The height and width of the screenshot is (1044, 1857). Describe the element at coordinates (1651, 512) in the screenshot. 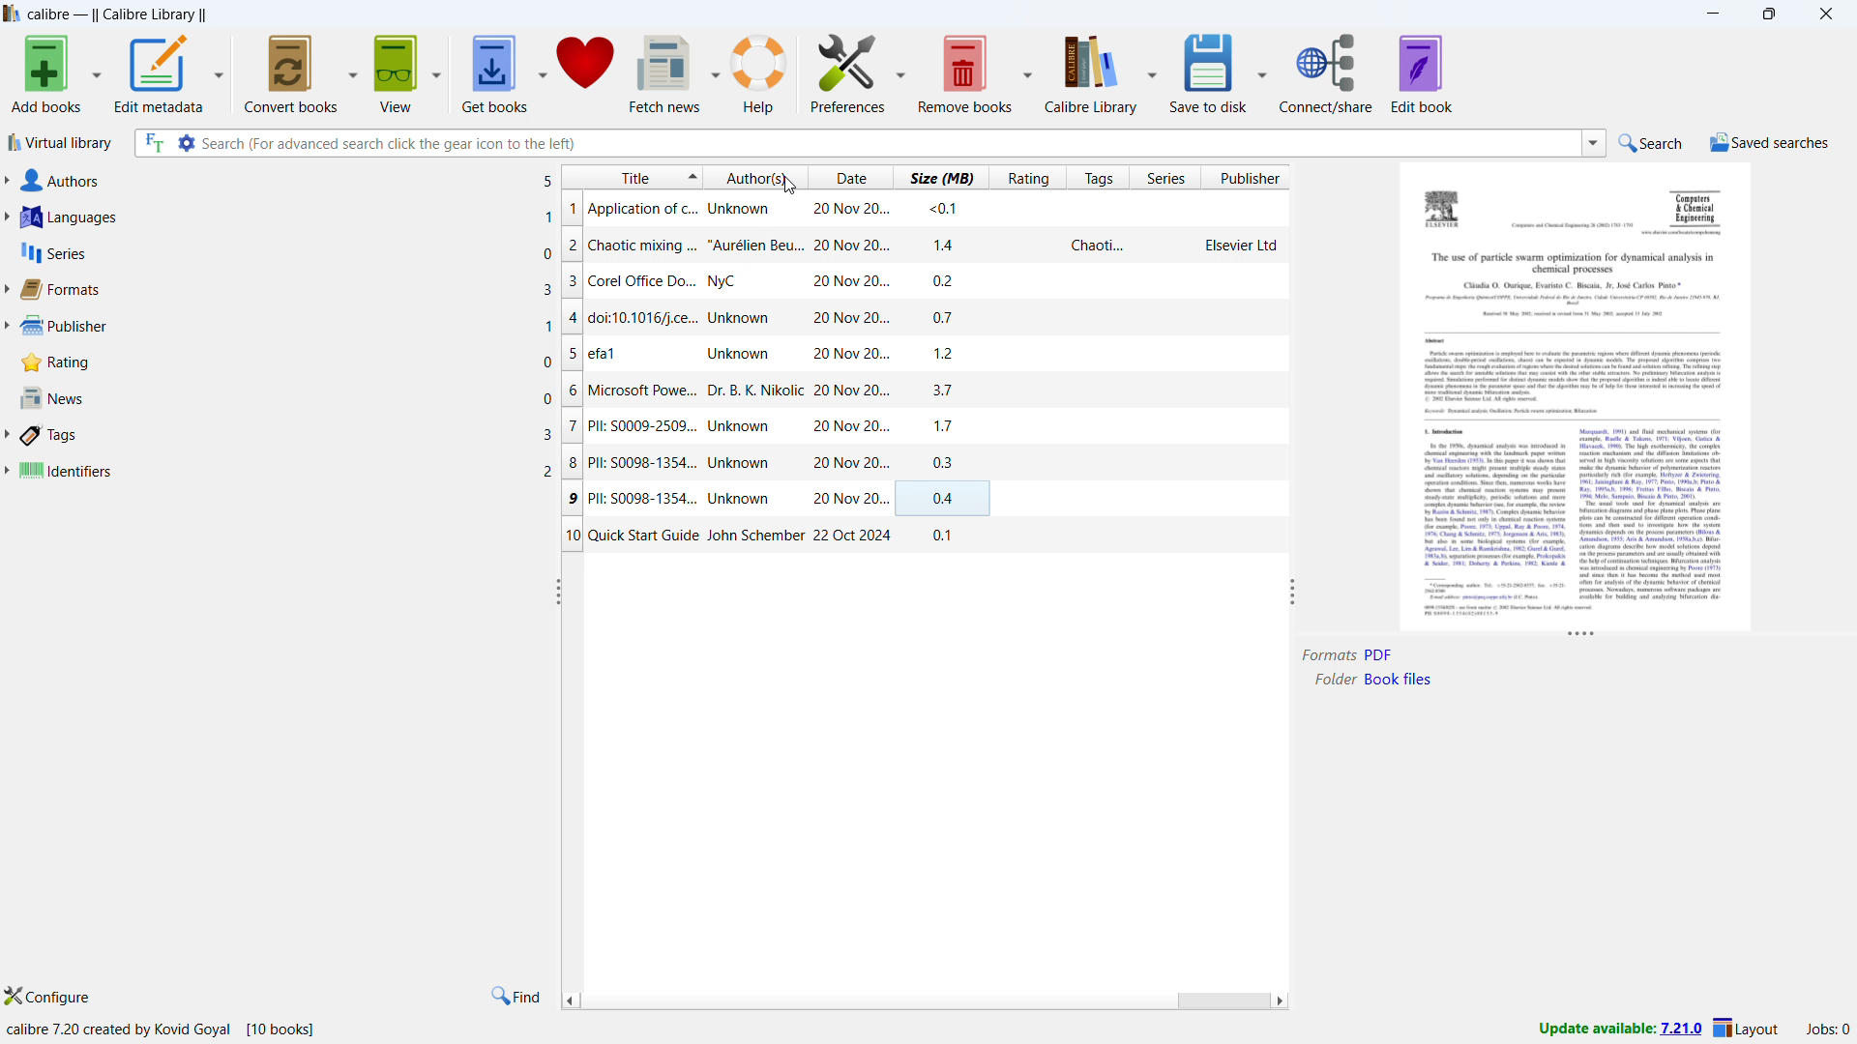

I see `` at that location.